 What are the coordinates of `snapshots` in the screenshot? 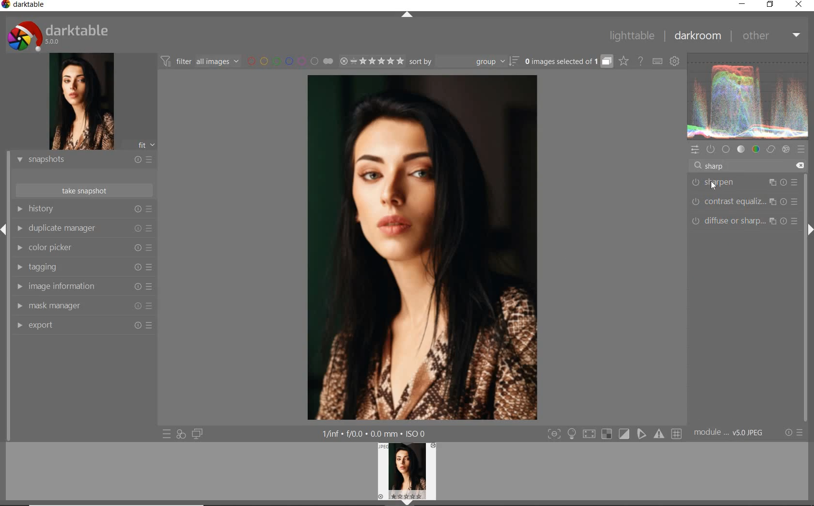 It's located at (83, 160).